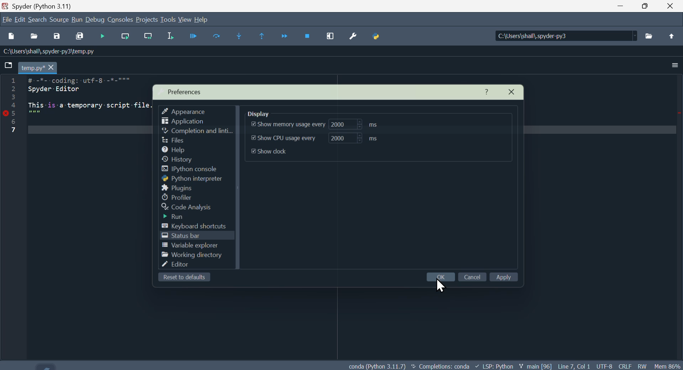 The width and height of the screenshot is (683, 370). I want to click on New file, so click(14, 36).